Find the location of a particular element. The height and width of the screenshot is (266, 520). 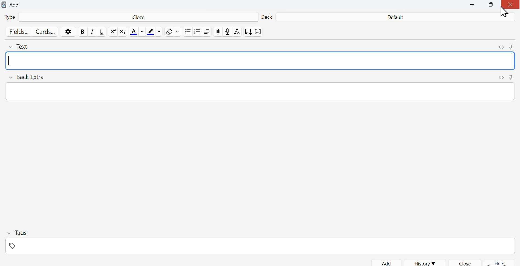

help is located at coordinates (502, 263).